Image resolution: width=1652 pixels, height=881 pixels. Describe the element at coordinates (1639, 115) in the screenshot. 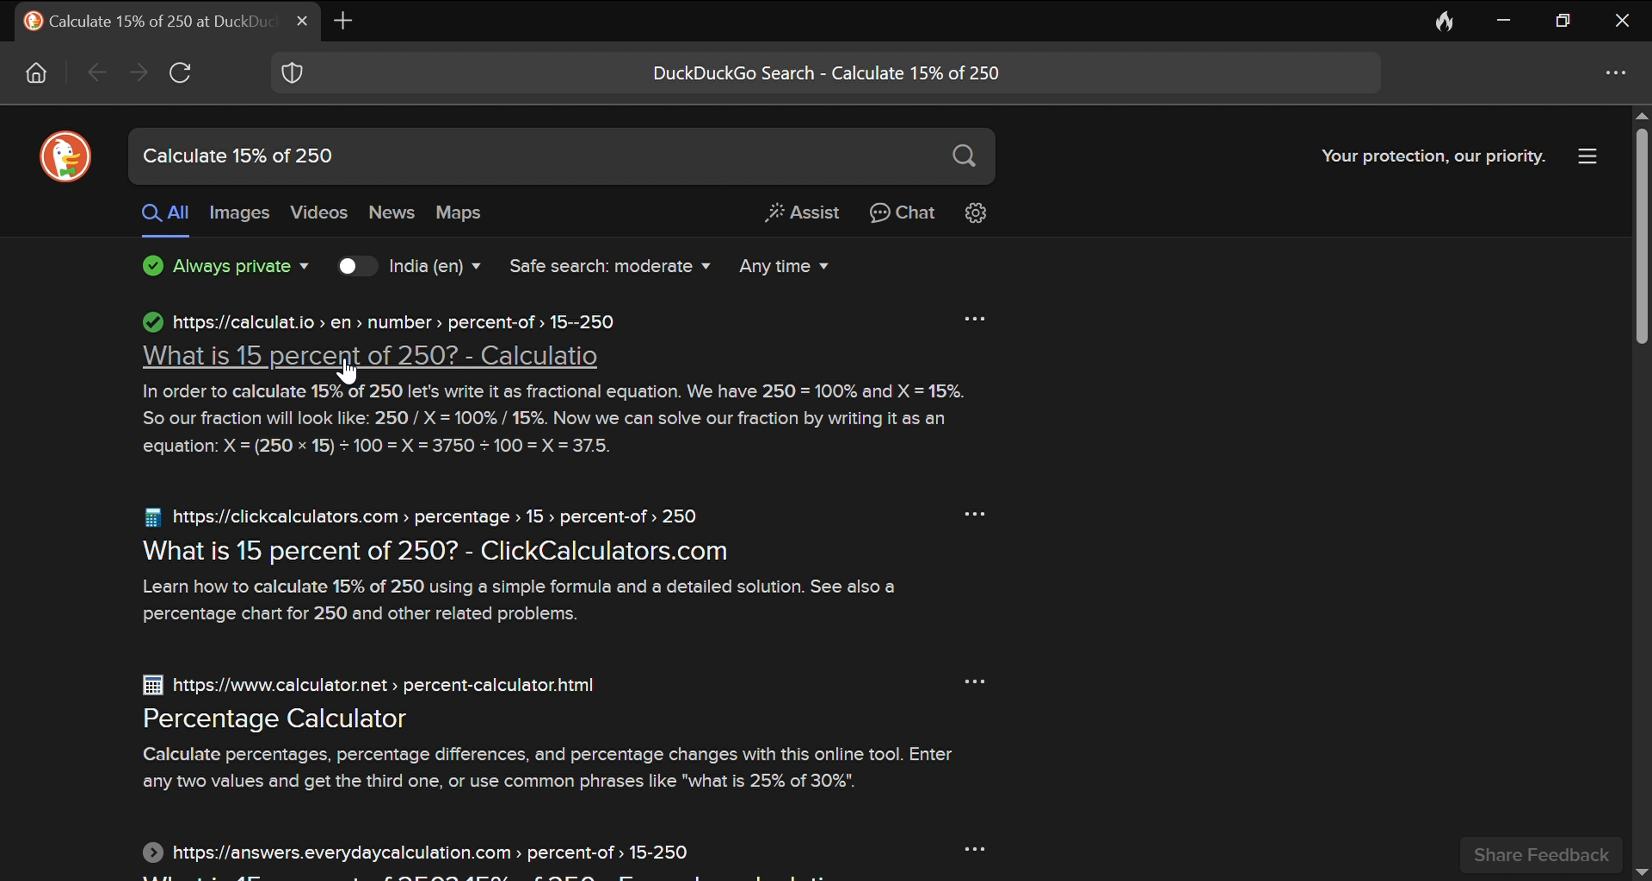

I see `Move the page upwards` at that location.